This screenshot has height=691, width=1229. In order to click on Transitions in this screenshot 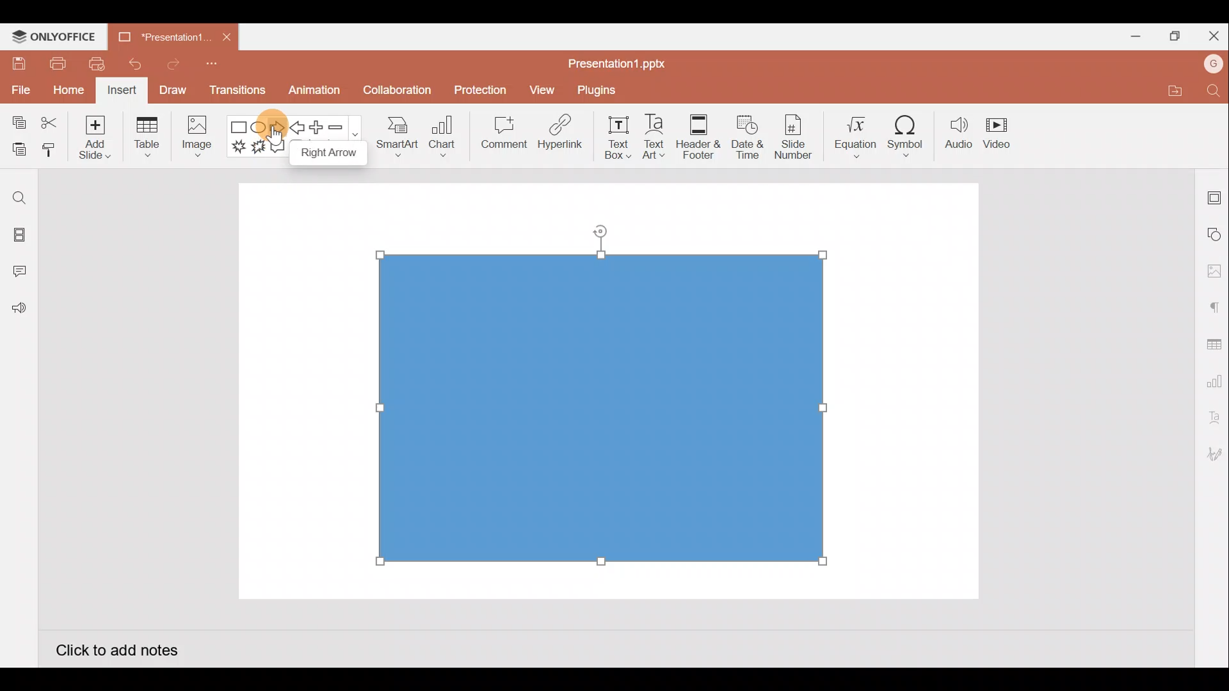, I will do `click(238, 93)`.